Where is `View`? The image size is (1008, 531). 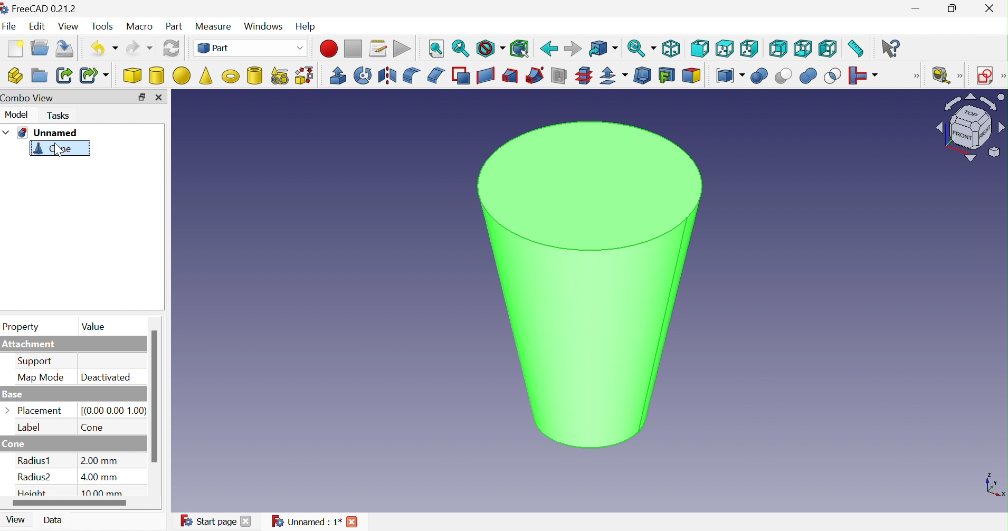 View is located at coordinates (13, 522).